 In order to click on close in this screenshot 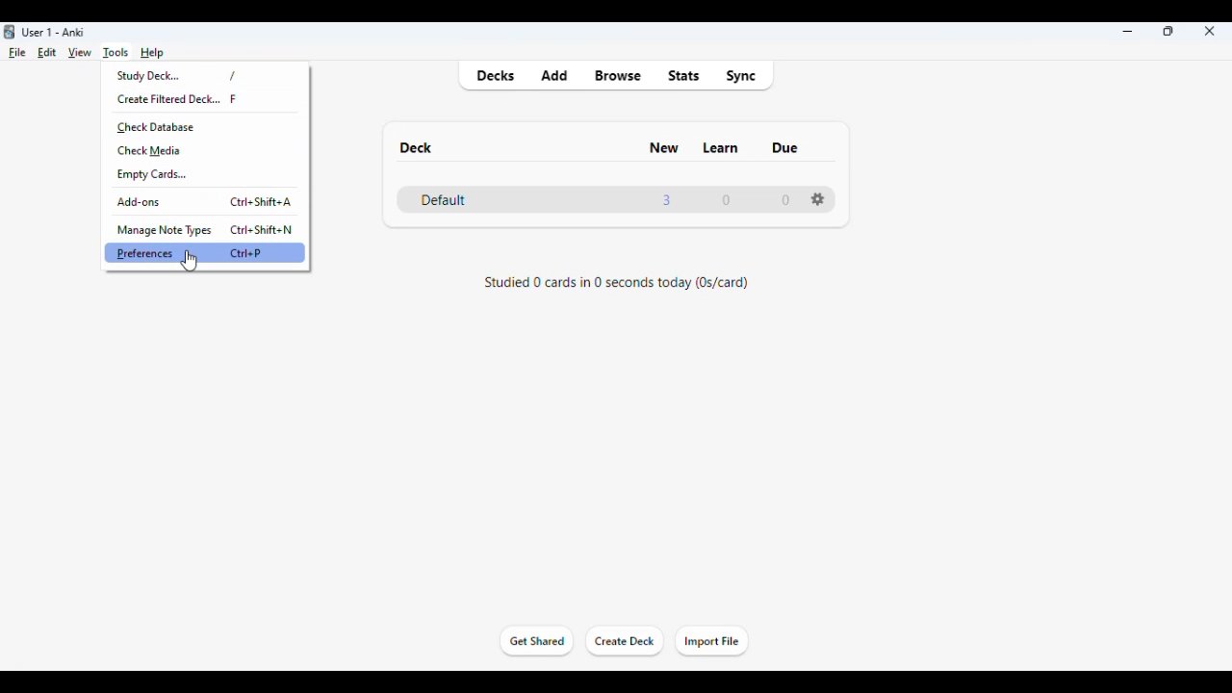, I will do `click(1210, 31)`.